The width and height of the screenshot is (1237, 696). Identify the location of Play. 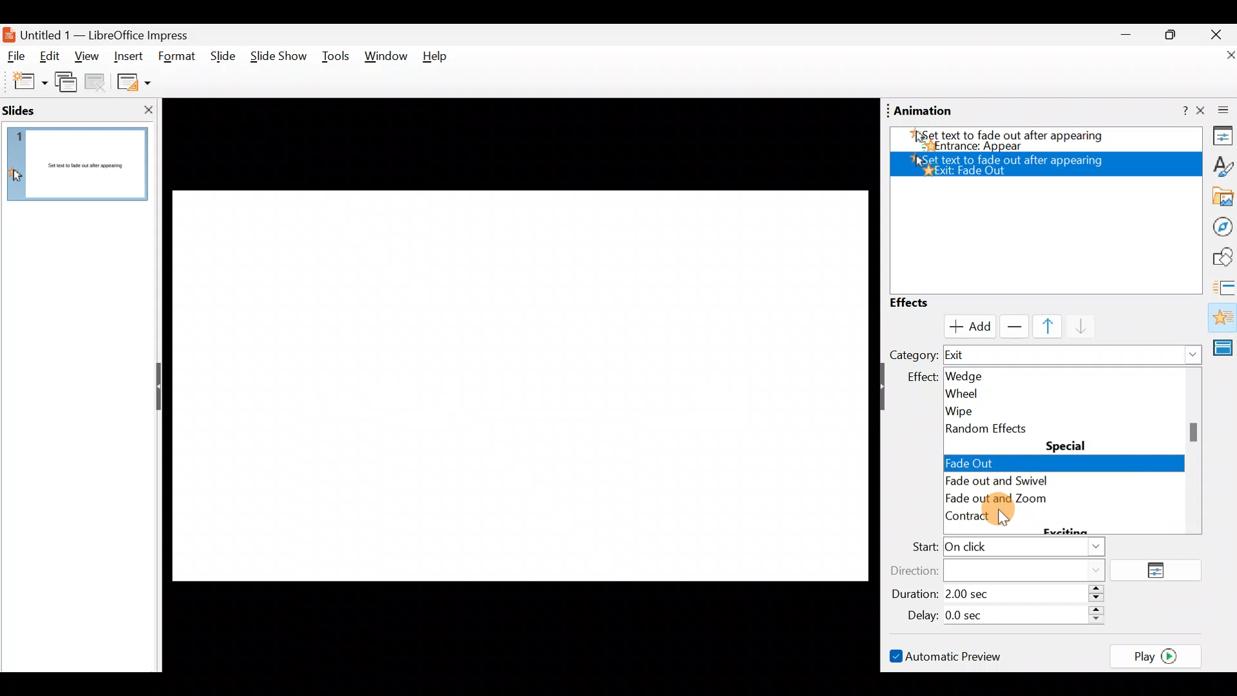
(1160, 655).